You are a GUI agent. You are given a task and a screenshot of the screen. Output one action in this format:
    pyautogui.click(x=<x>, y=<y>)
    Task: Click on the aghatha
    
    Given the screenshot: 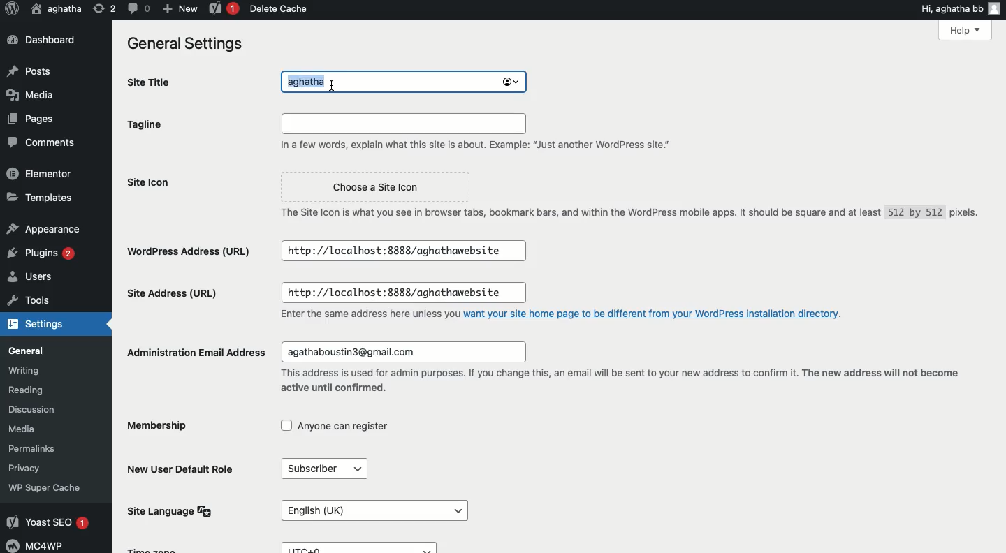 What is the action you would take?
    pyautogui.click(x=400, y=82)
    